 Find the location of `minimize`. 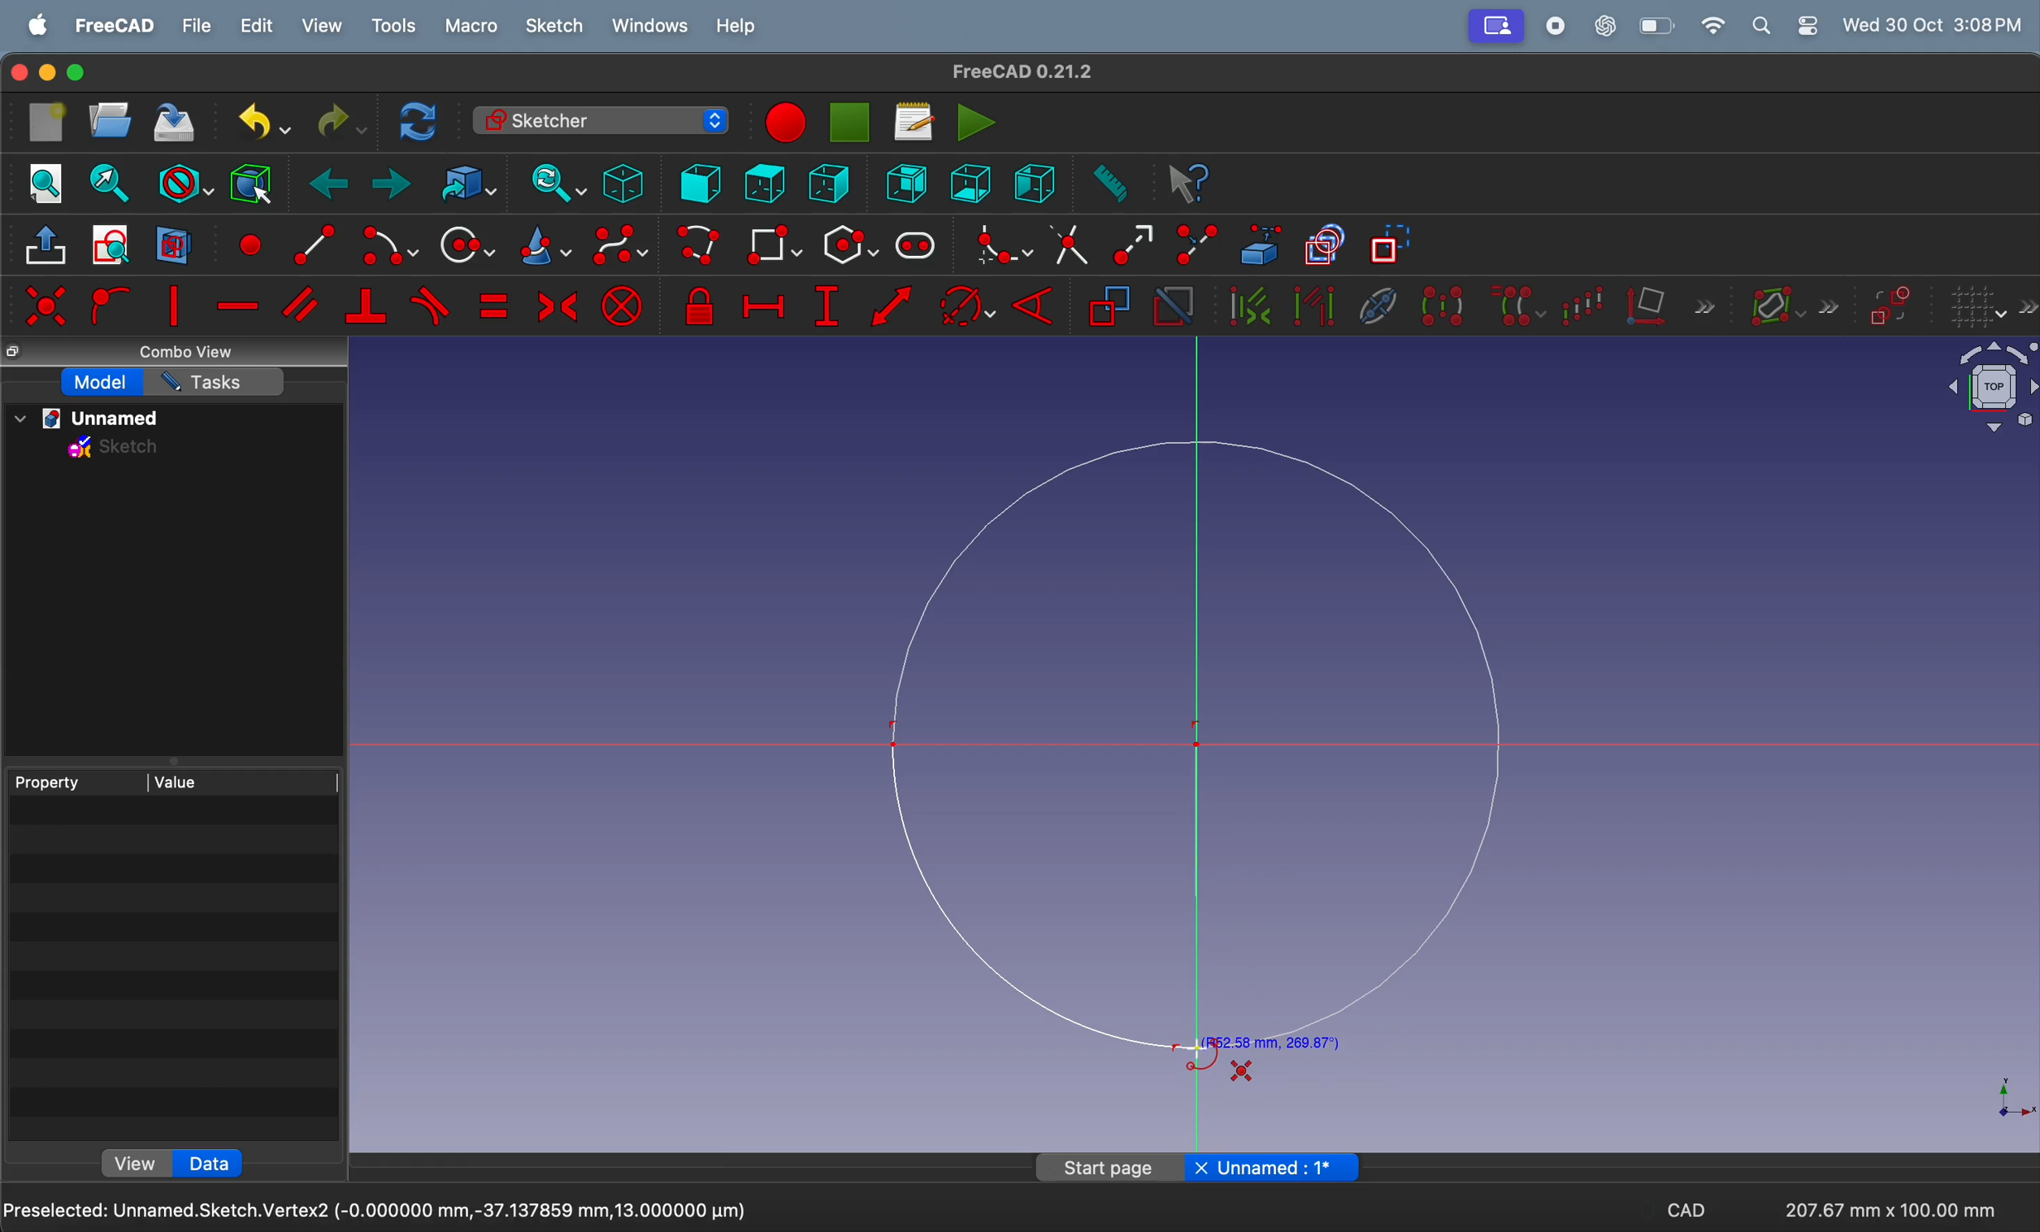

minimize is located at coordinates (49, 73).